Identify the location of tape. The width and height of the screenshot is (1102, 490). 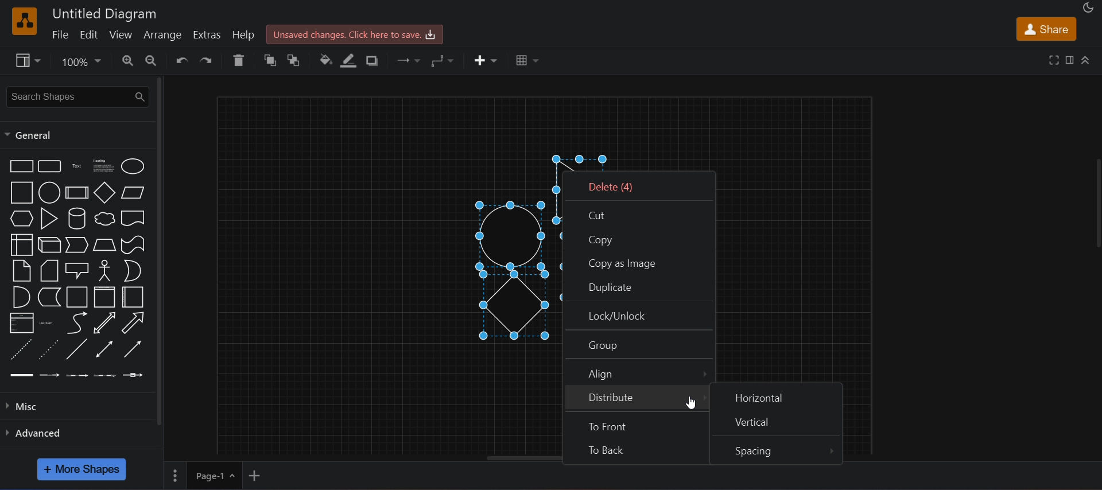
(133, 245).